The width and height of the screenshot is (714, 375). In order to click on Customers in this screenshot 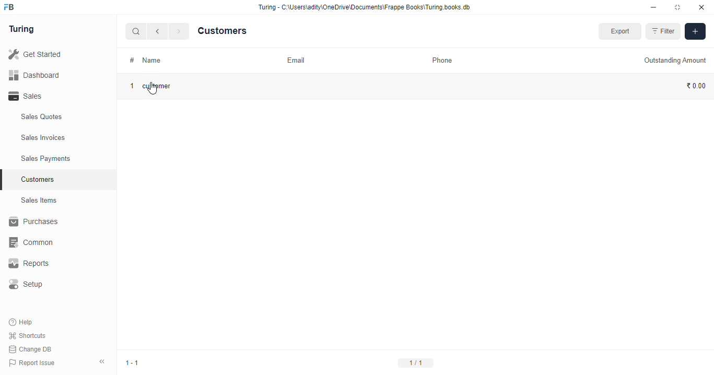, I will do `click(231, 30)`.